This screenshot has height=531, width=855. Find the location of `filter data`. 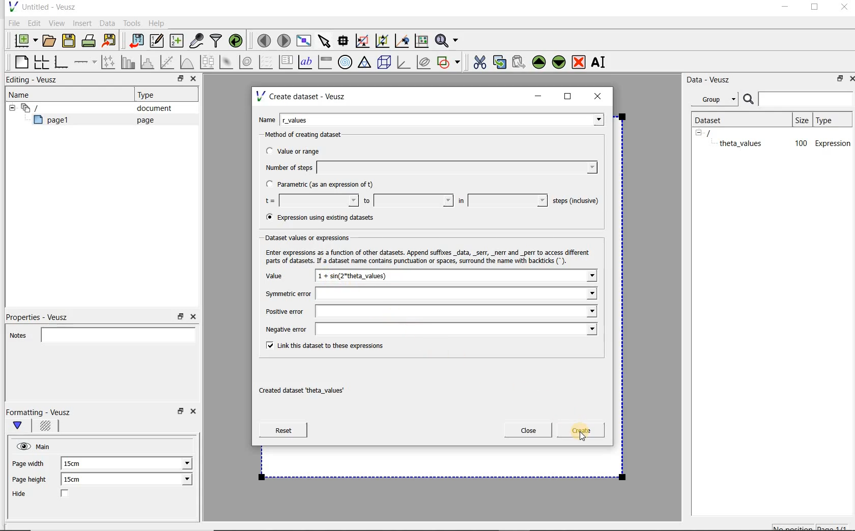

filter data is located at coordinates (216, 42).